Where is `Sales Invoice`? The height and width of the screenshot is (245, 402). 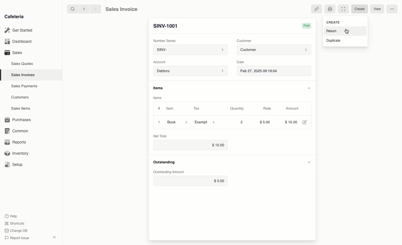
Sales Invoice is located at coordinates (121, 9).